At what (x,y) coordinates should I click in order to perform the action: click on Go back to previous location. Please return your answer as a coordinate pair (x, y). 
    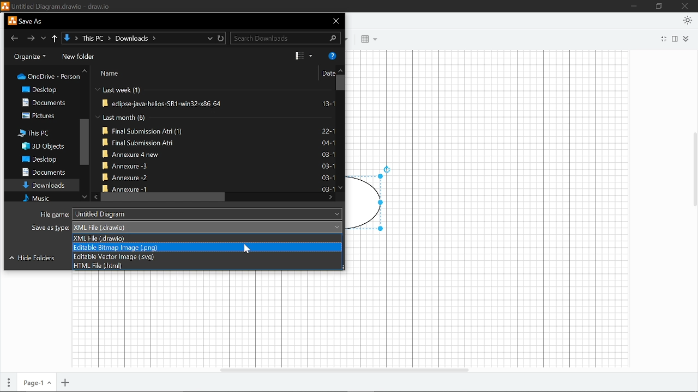
    Looking at the image, I should click on (15, 39).